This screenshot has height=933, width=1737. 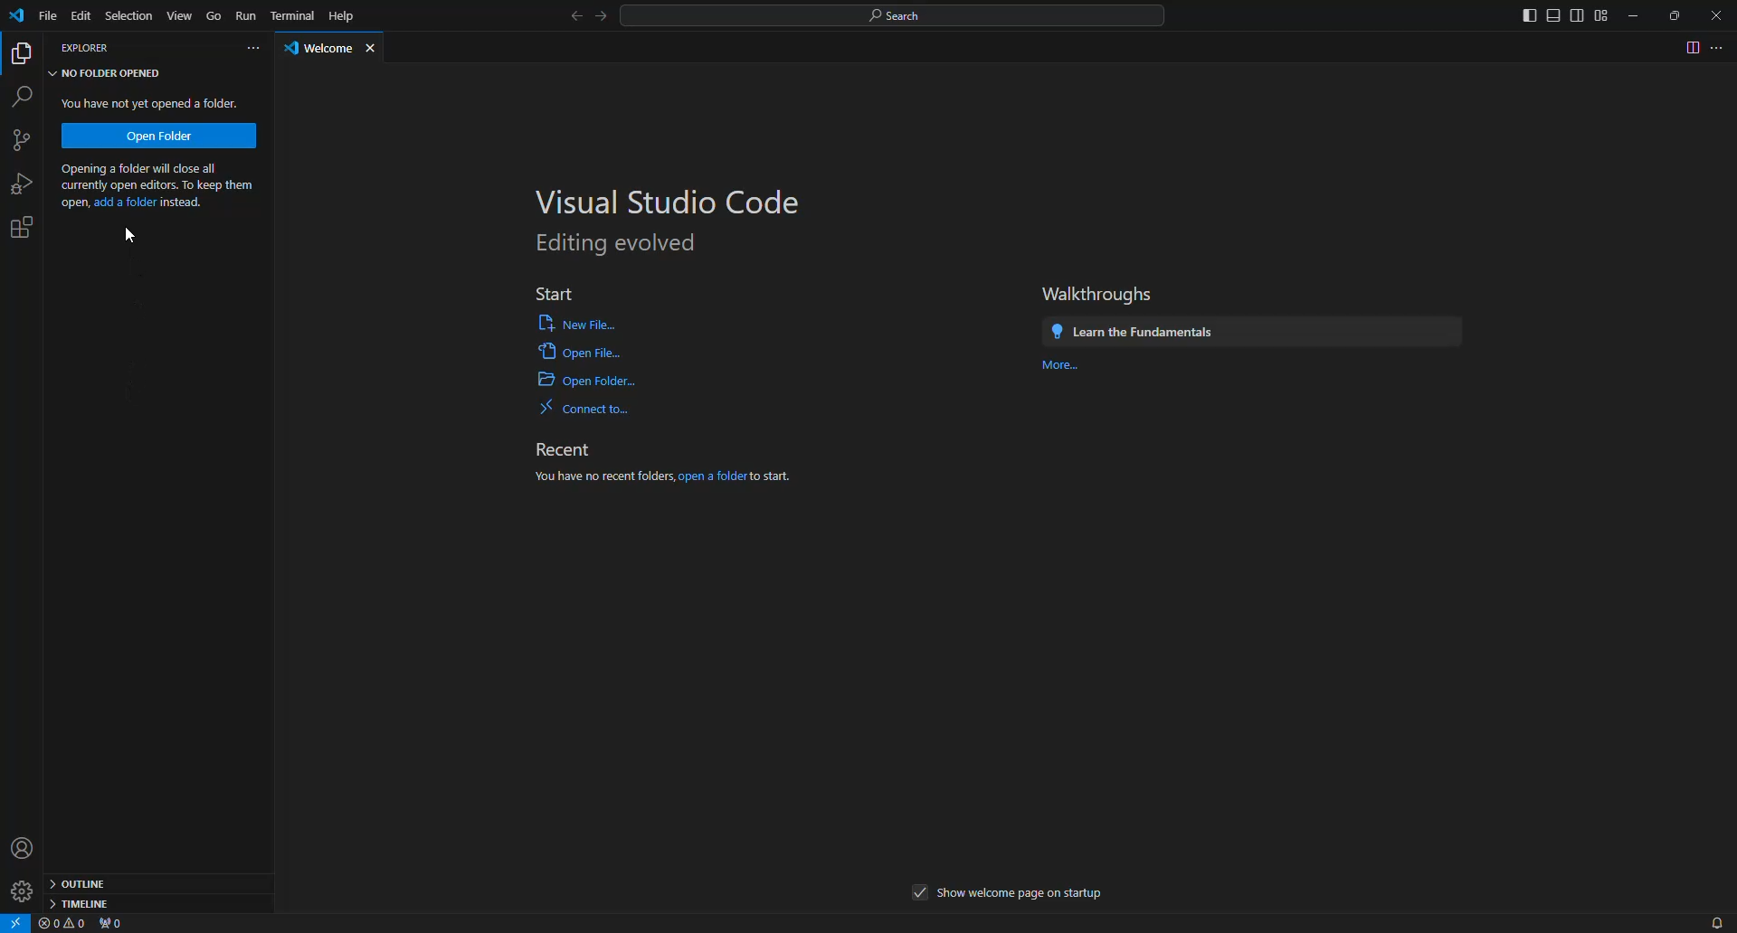 What do you see at coordinates (551, 289) in the screenshot?
I see `start` at bounding box center [551, 289].